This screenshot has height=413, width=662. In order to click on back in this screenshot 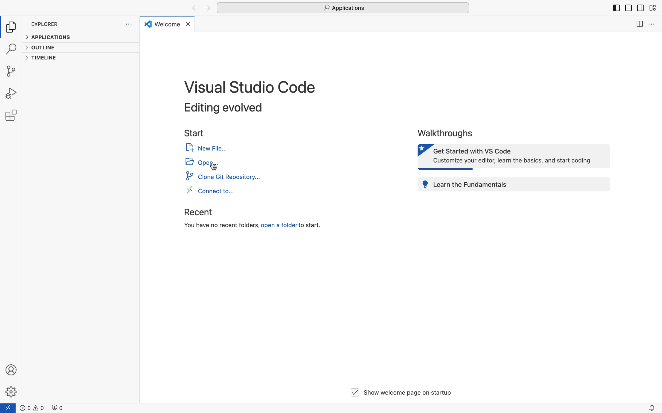, I will do `click(194, 8)`.